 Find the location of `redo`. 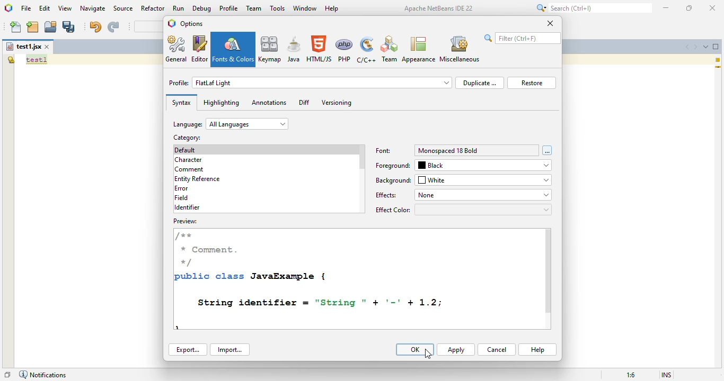

redo is located at coordinates (113, 27).